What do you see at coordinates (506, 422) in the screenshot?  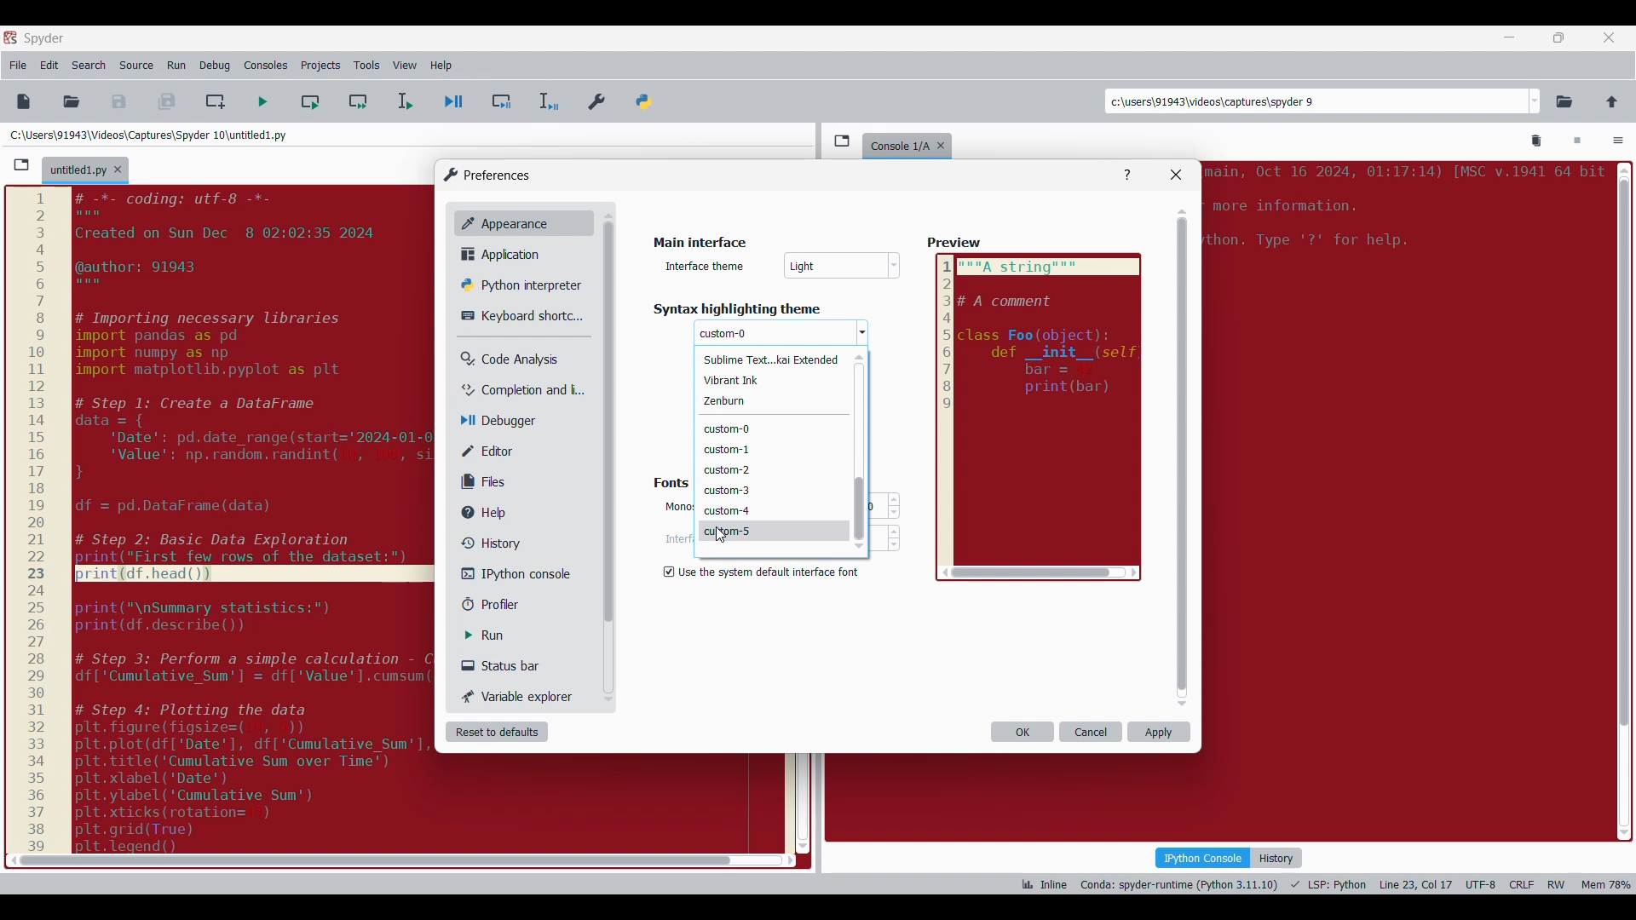 I see `Debugger` at bounding box center [506, 422].